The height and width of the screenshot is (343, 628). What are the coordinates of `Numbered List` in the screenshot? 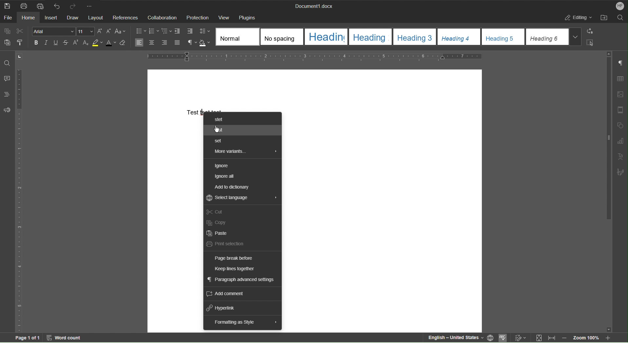 It's located at (153, 31).